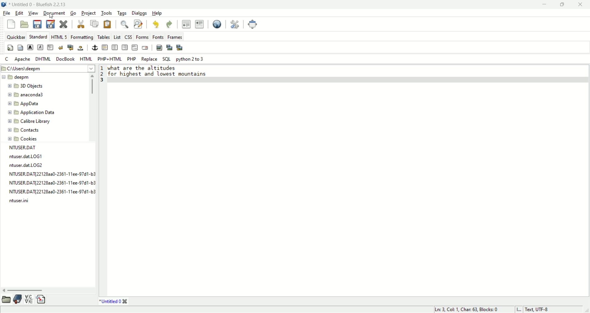 This screenshot has width=590, height=313. I want to click on file name, so click(52, 175).